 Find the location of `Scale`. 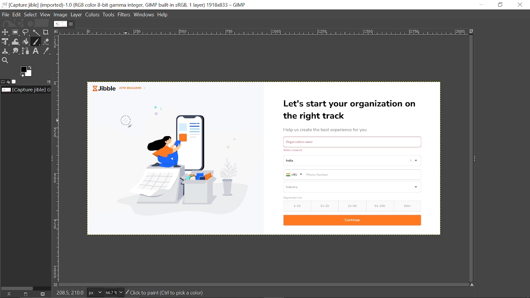

Scale is located at coordinates (58, 161).